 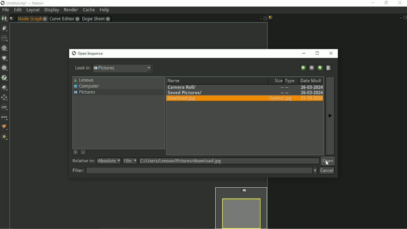 What do you see at coordinates (88, 54) in the screenshot?
I see `Open source` at bounding box center [88, 54].